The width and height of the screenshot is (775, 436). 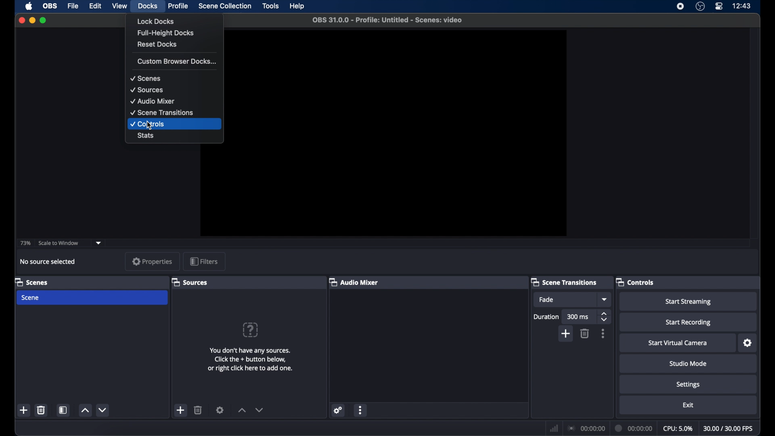 I want to click on obs, so click(x=49, y=6).